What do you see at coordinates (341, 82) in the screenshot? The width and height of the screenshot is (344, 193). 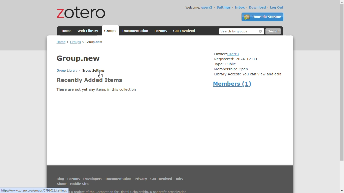 I see `vertical scroll bar` at bounding box center [341, 82].